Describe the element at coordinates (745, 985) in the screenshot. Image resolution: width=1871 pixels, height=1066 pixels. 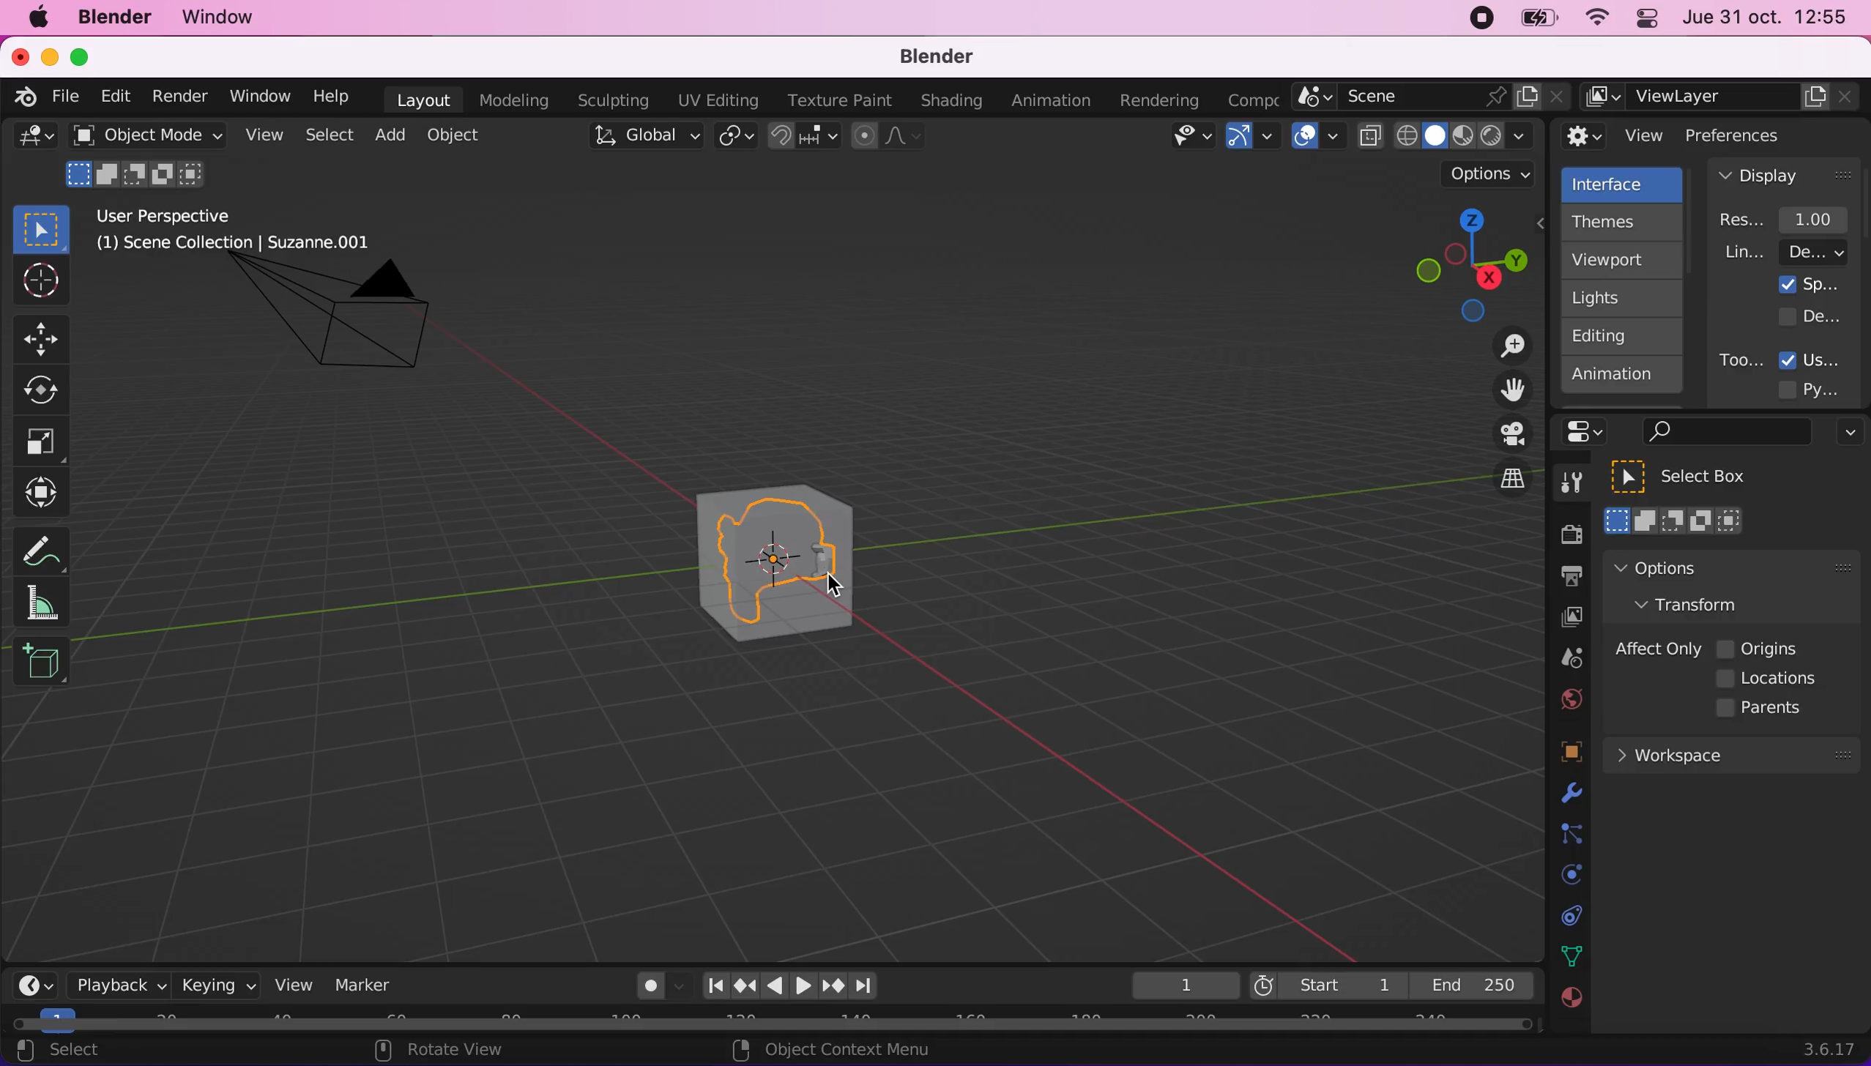
I see `jump to keyframe` at that location.